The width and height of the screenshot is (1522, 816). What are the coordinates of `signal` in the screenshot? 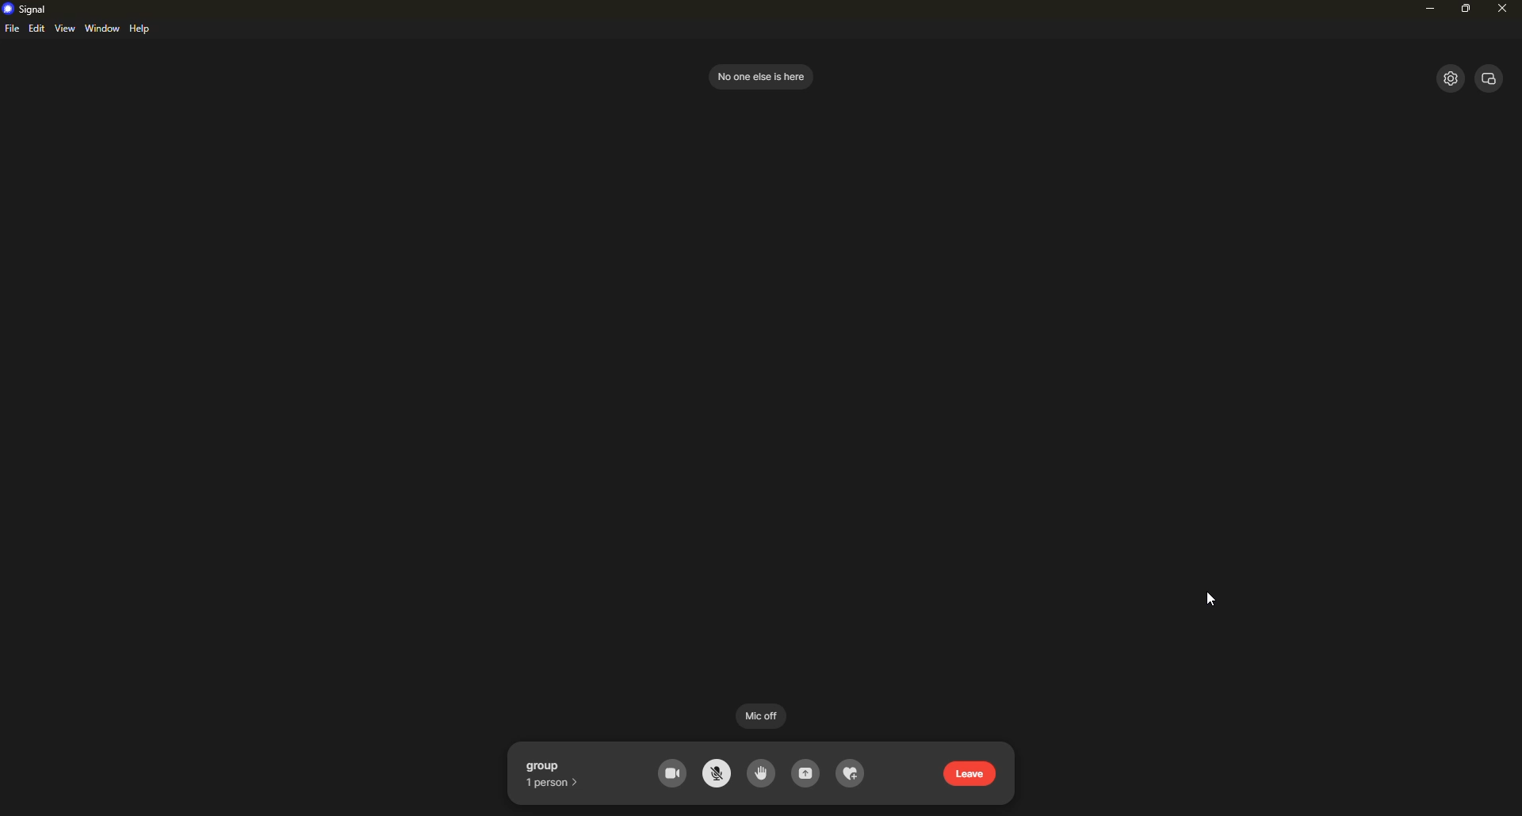 It's located at (27, 8).